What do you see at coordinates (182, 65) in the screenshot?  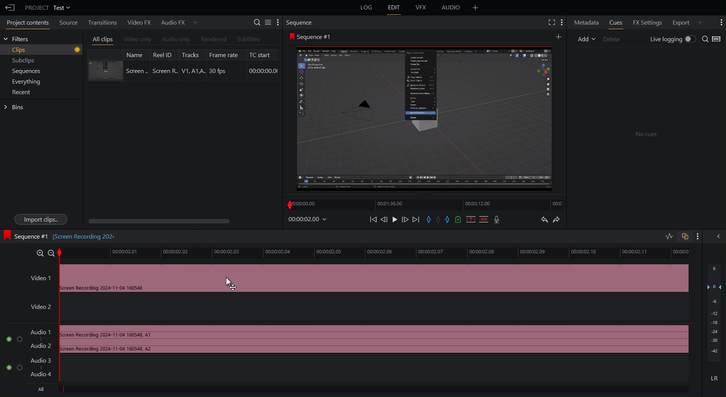 I see `Clip` at bounding box center [182, 65].